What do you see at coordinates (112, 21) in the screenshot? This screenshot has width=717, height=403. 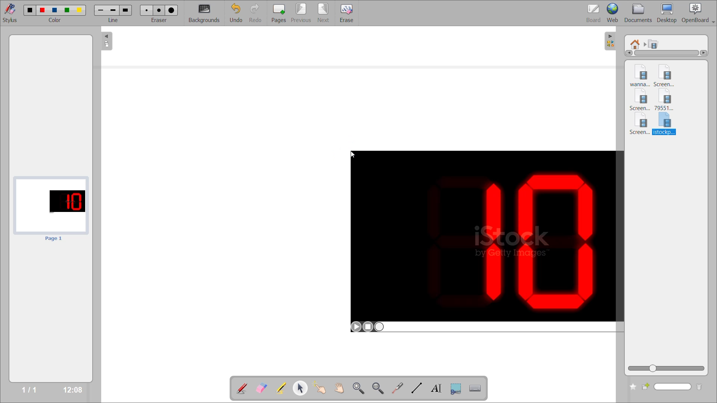 I see `Line` at bounding box center [112, 21].